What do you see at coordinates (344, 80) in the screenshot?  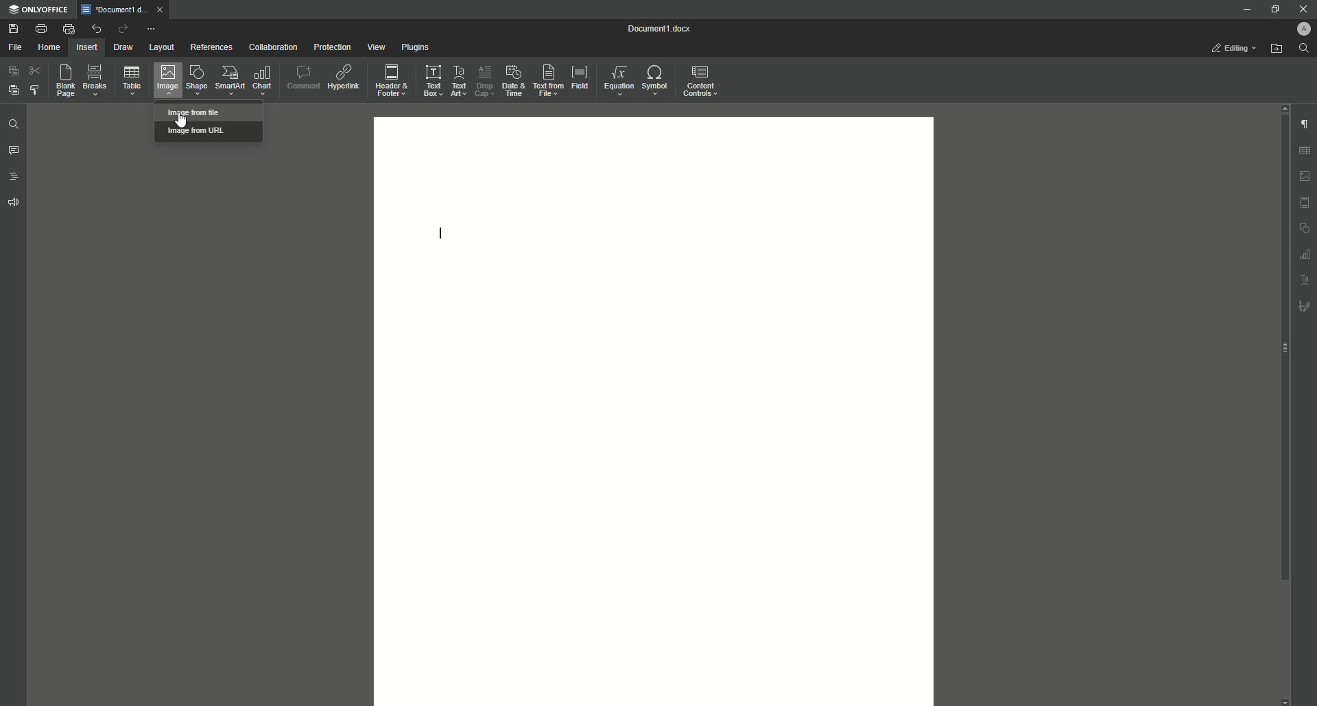 I see `Hyperlink` at bounding box center [344, 80].